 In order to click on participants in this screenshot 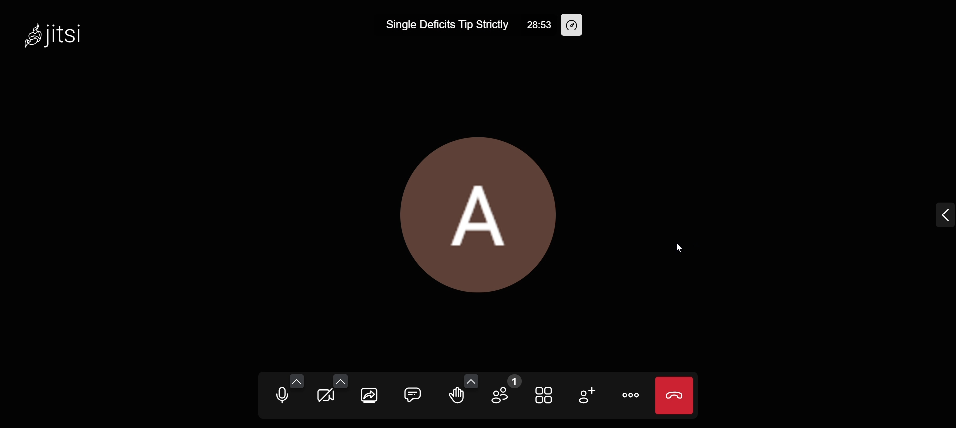, I will do `click(507, 392)`.